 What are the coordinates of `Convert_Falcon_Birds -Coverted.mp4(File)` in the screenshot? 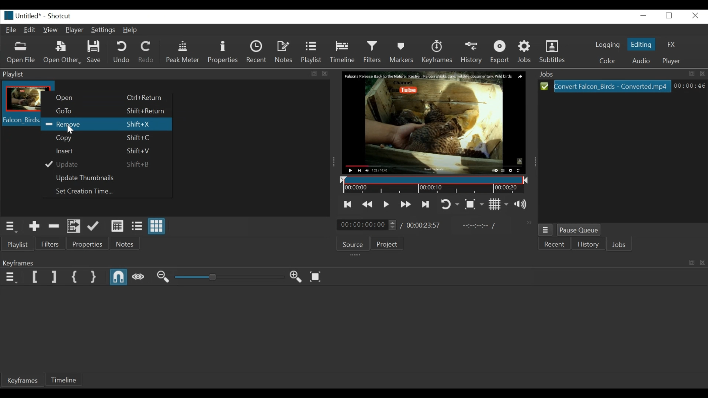 It's located at (606, 86).